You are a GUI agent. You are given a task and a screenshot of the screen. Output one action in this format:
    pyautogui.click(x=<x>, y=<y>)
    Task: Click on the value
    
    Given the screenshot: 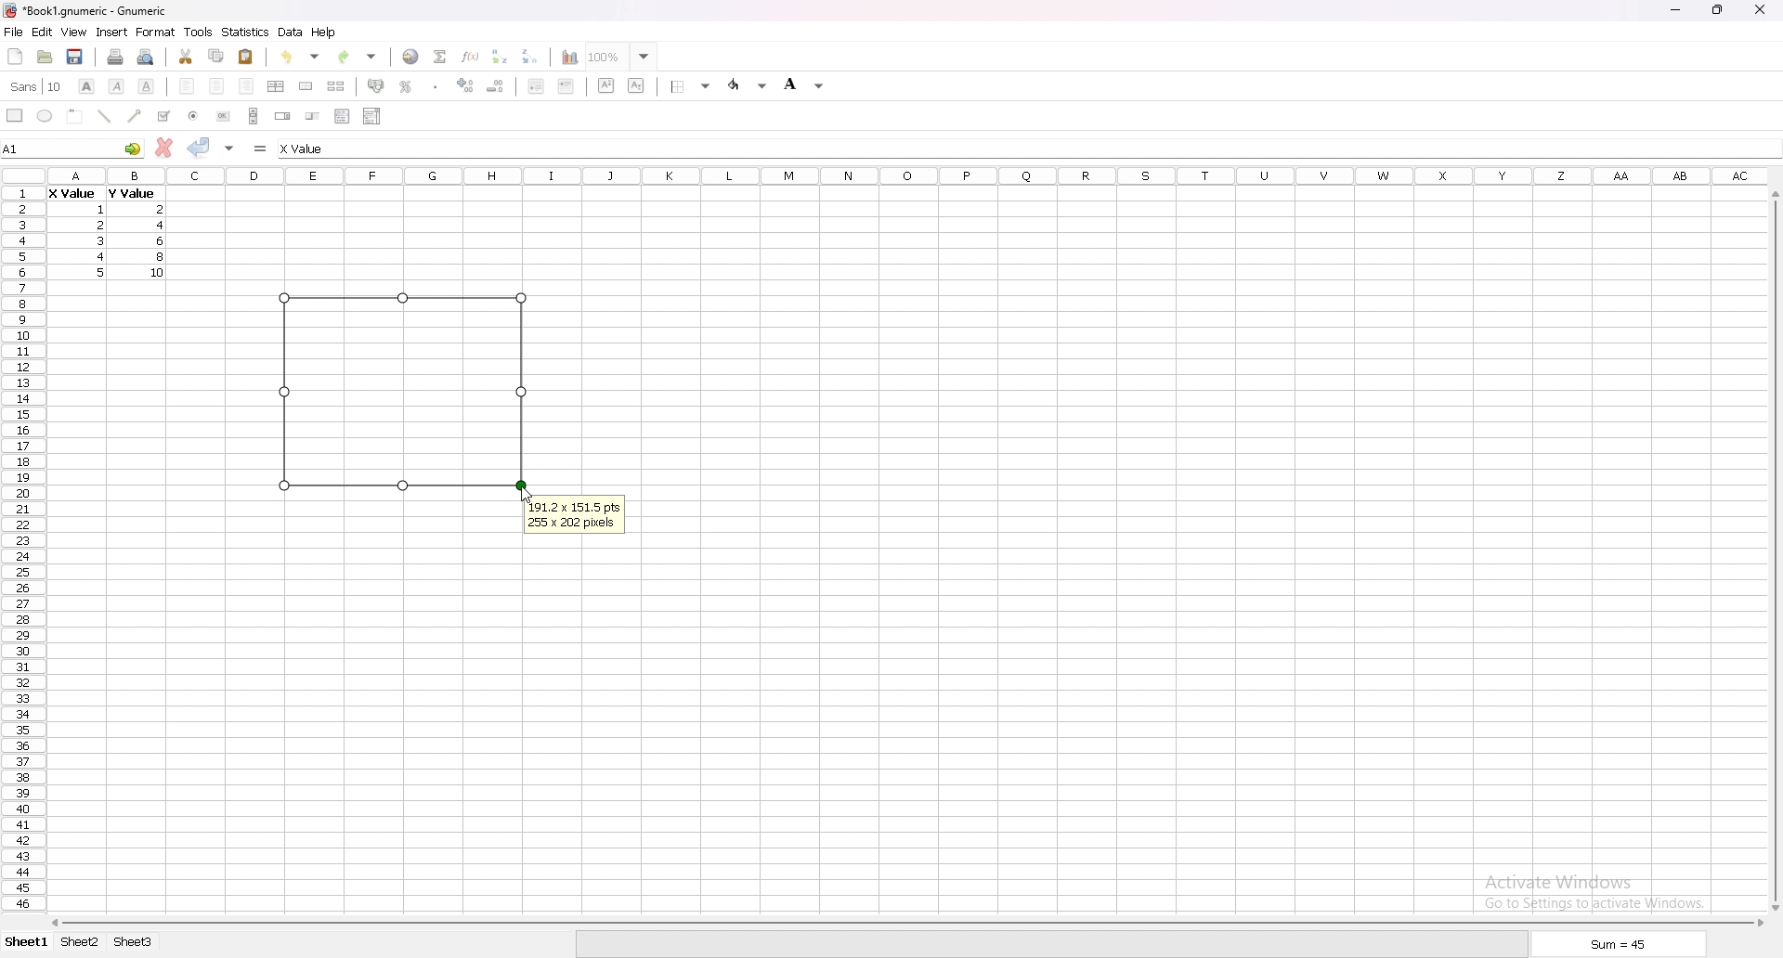 What is the action you would take?
    pyautogui.click(x=102, y=210)
    